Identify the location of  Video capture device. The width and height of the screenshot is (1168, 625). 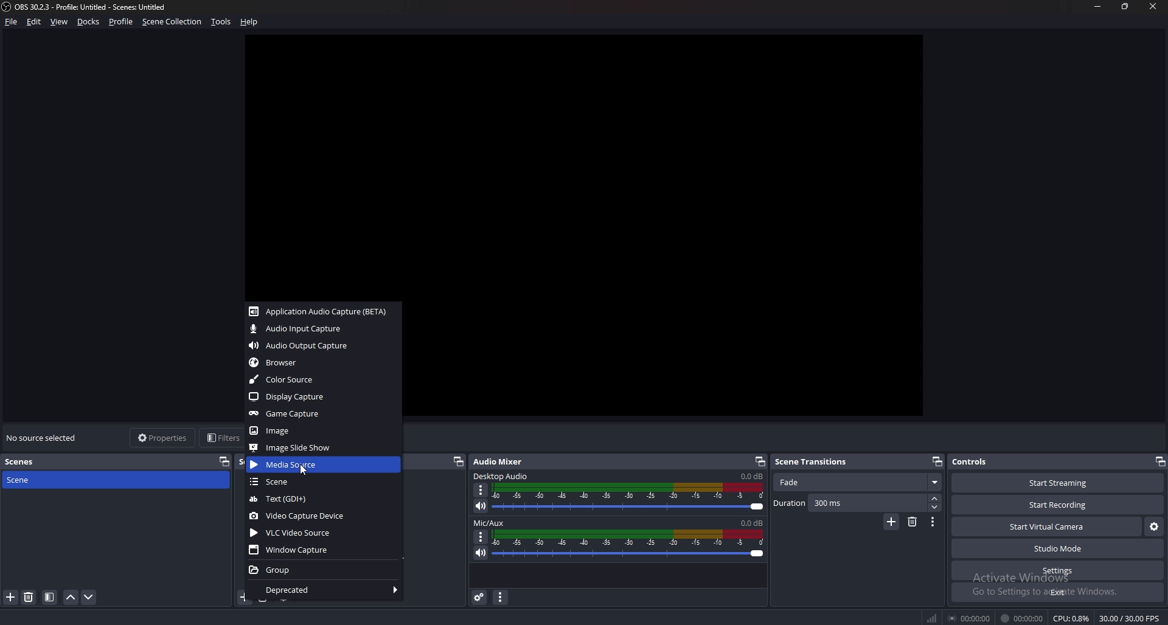
(324, 517).